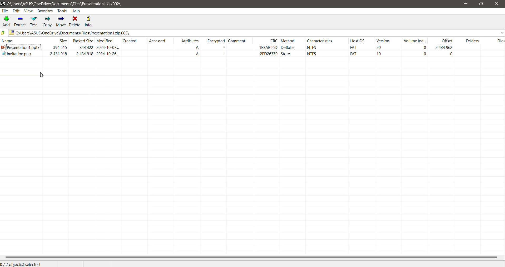 The height and width of the screenshot is (267, 505). Describe the element at coordinates (134, 41) in the screenshot. I see `Created ` at that location.